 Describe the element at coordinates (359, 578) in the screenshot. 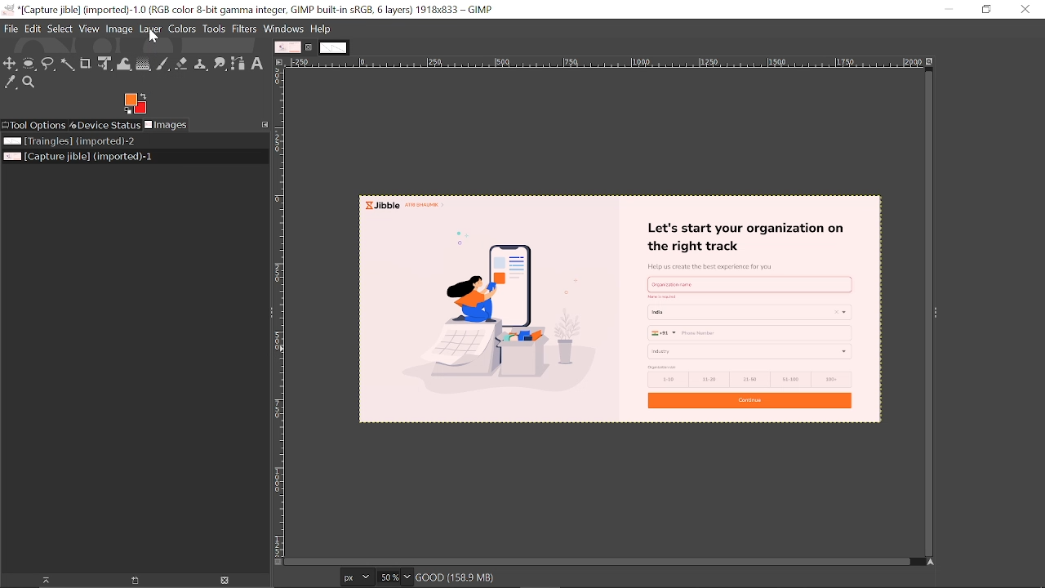

I see `Current image format` at that location.